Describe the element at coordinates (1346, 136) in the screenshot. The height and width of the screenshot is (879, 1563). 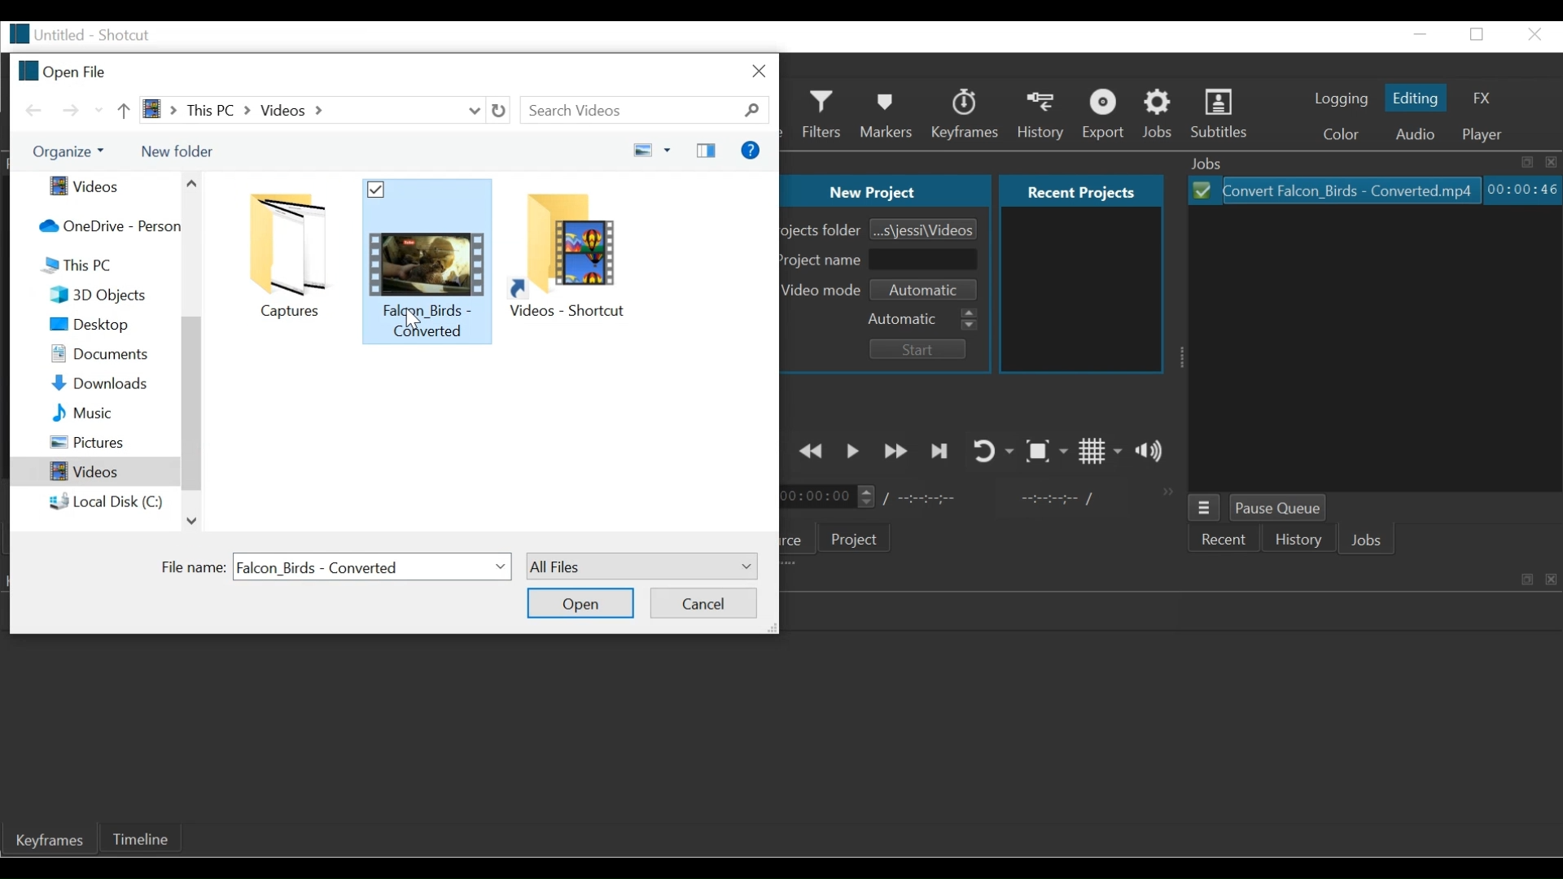
I see `Color` at that location.